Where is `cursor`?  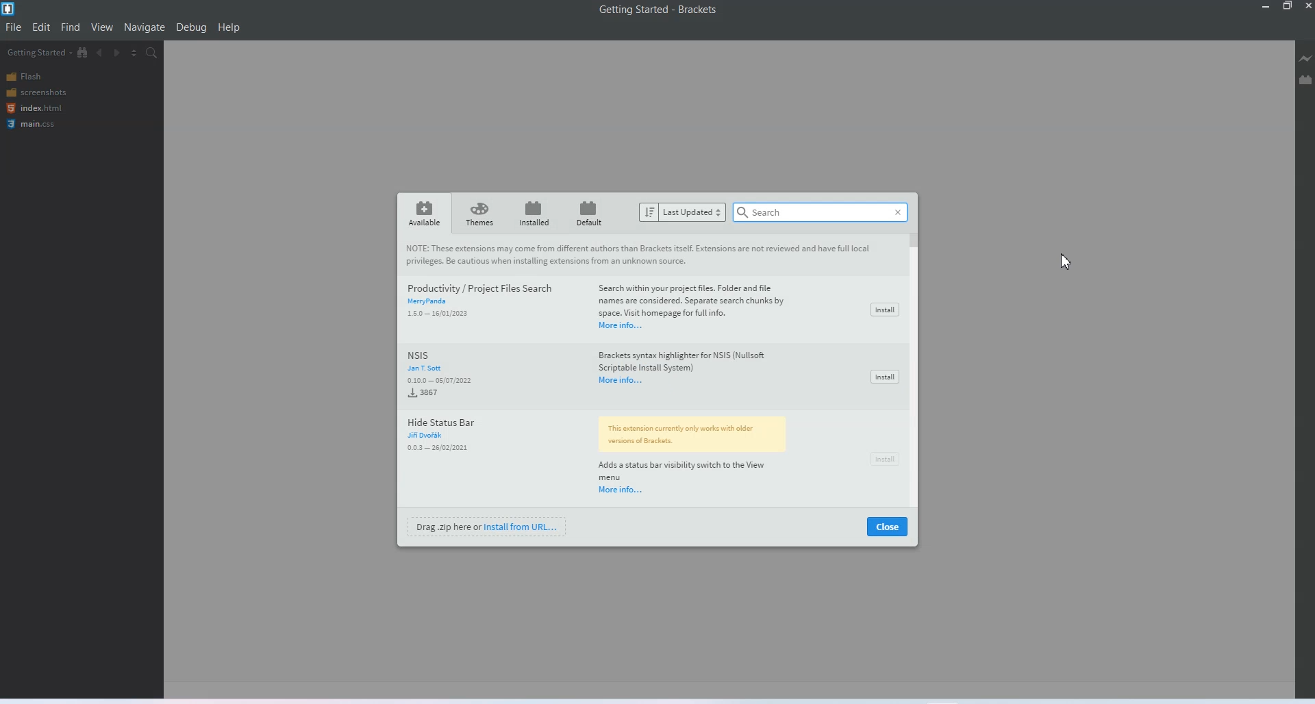 cursor is located at coordinates (1066, 261).